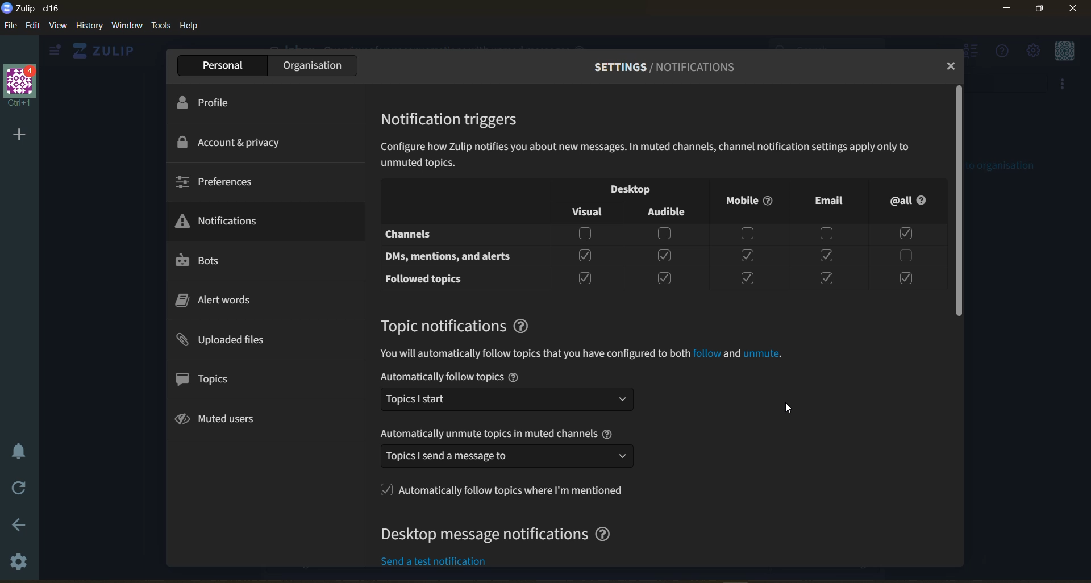 The image size is (1091, 583). Describe the element at coordinates (1003, 52) in the screenshot. I see `help menu` at that location.